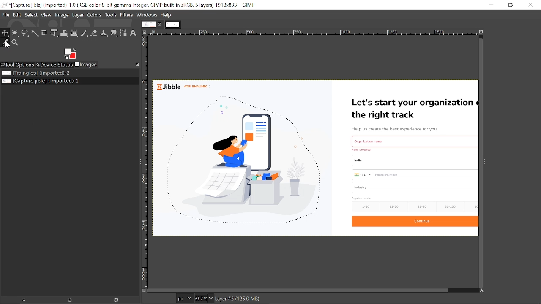 This screenshot has width=541, height=304. Describe the element at coordinates (311, 33) in the screenshot. I see `Horizontal label` at that location.